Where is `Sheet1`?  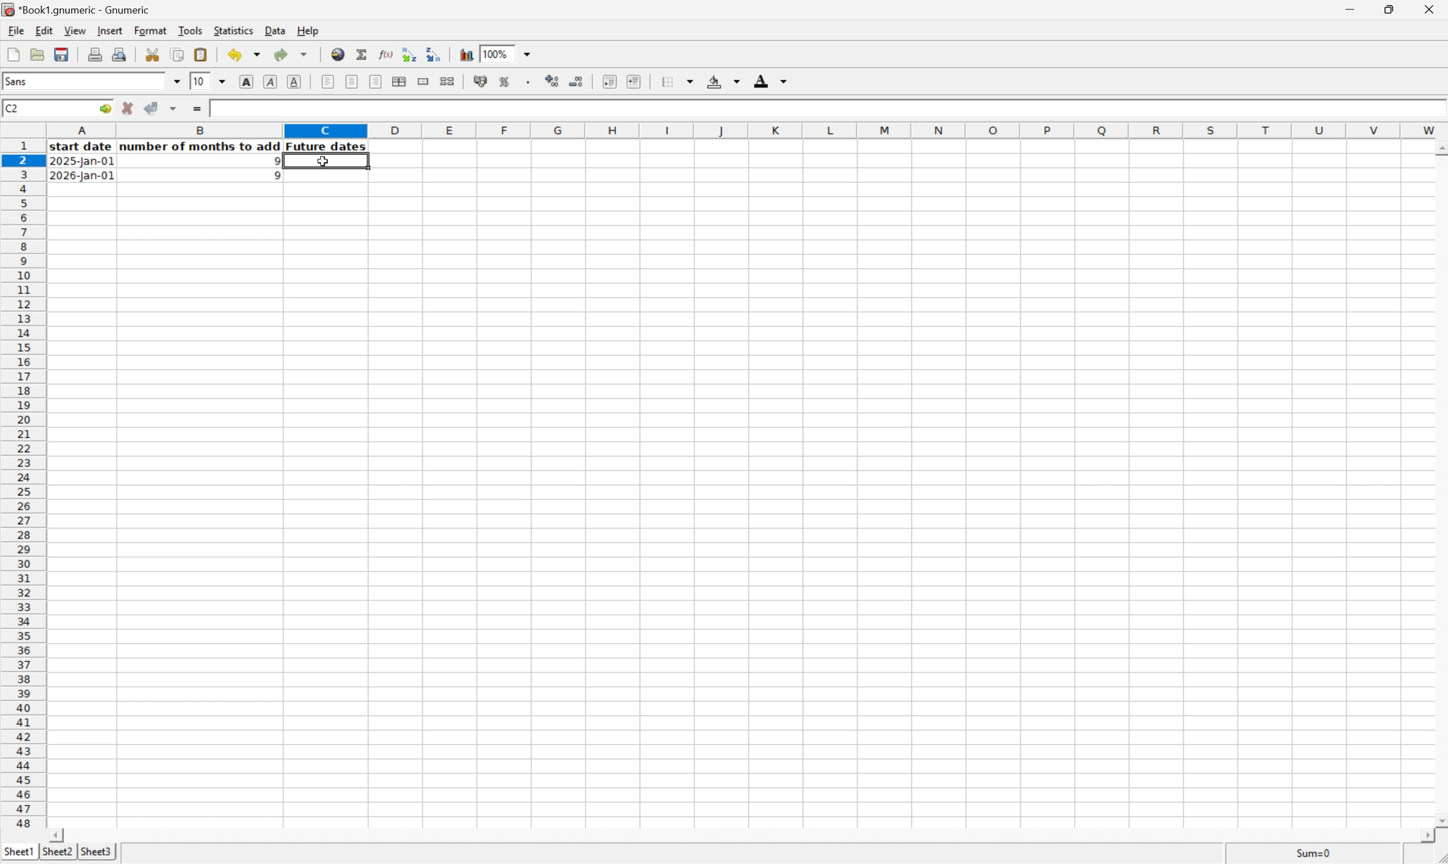 Sheet1 is located at coordinates (18, 852).